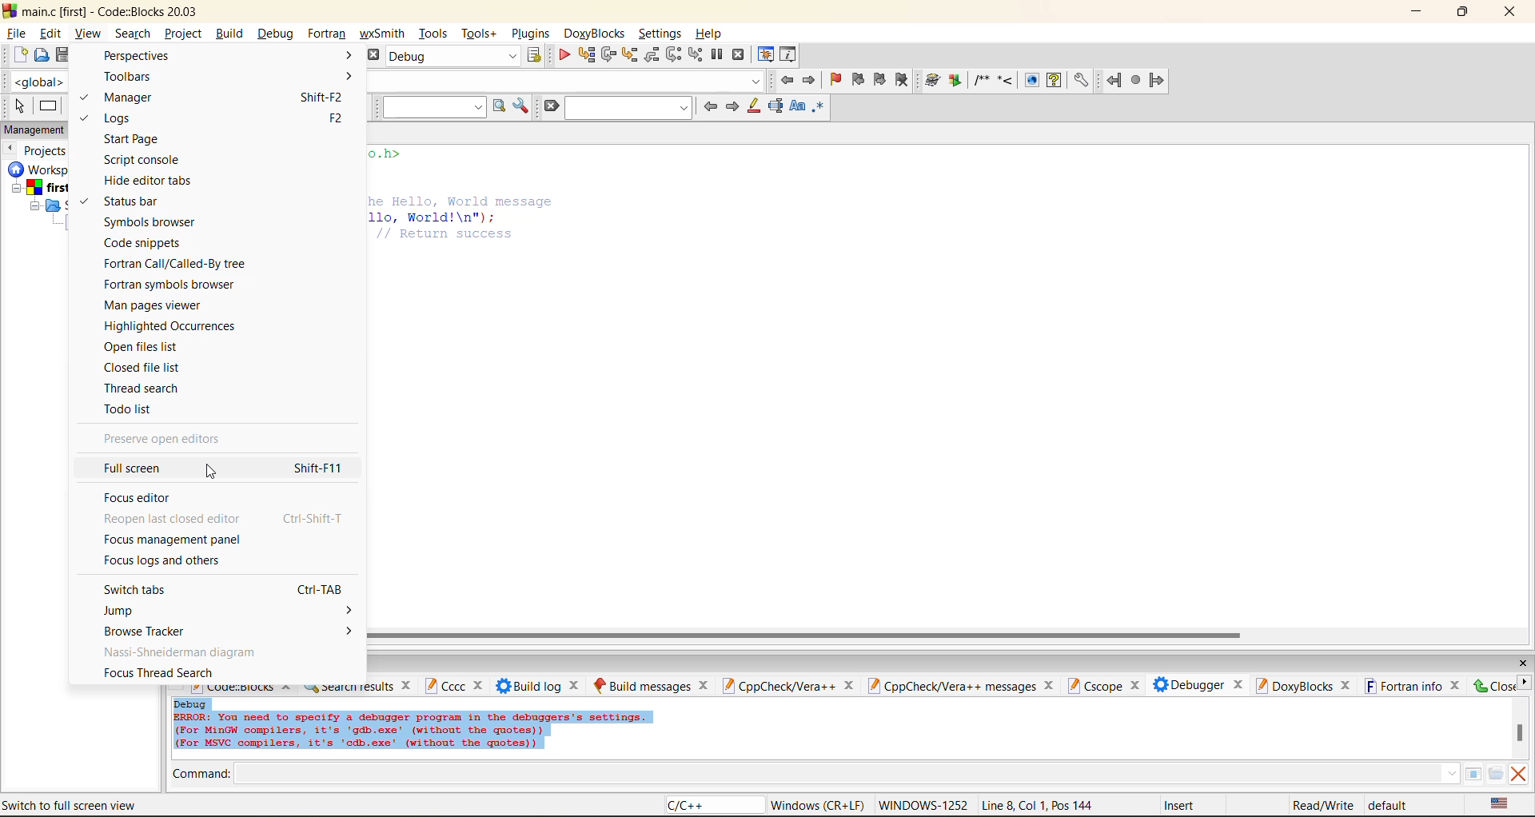 This screenshot has width=1535, height=817. I want to click on text language, so click(1497, 803).